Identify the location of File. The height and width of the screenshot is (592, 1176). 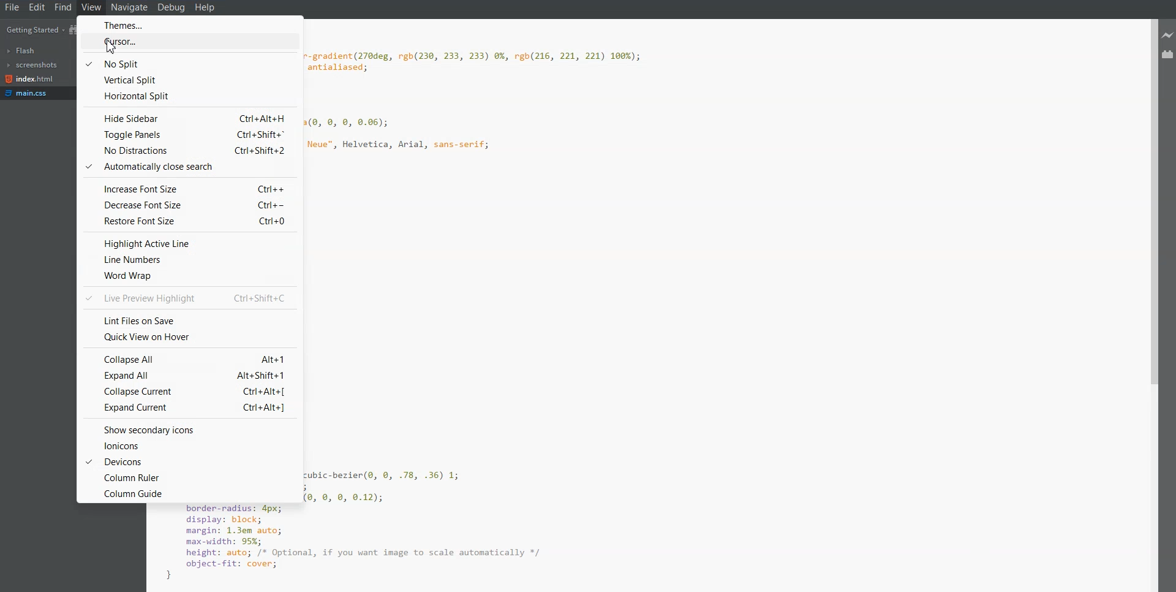
(12, 7).